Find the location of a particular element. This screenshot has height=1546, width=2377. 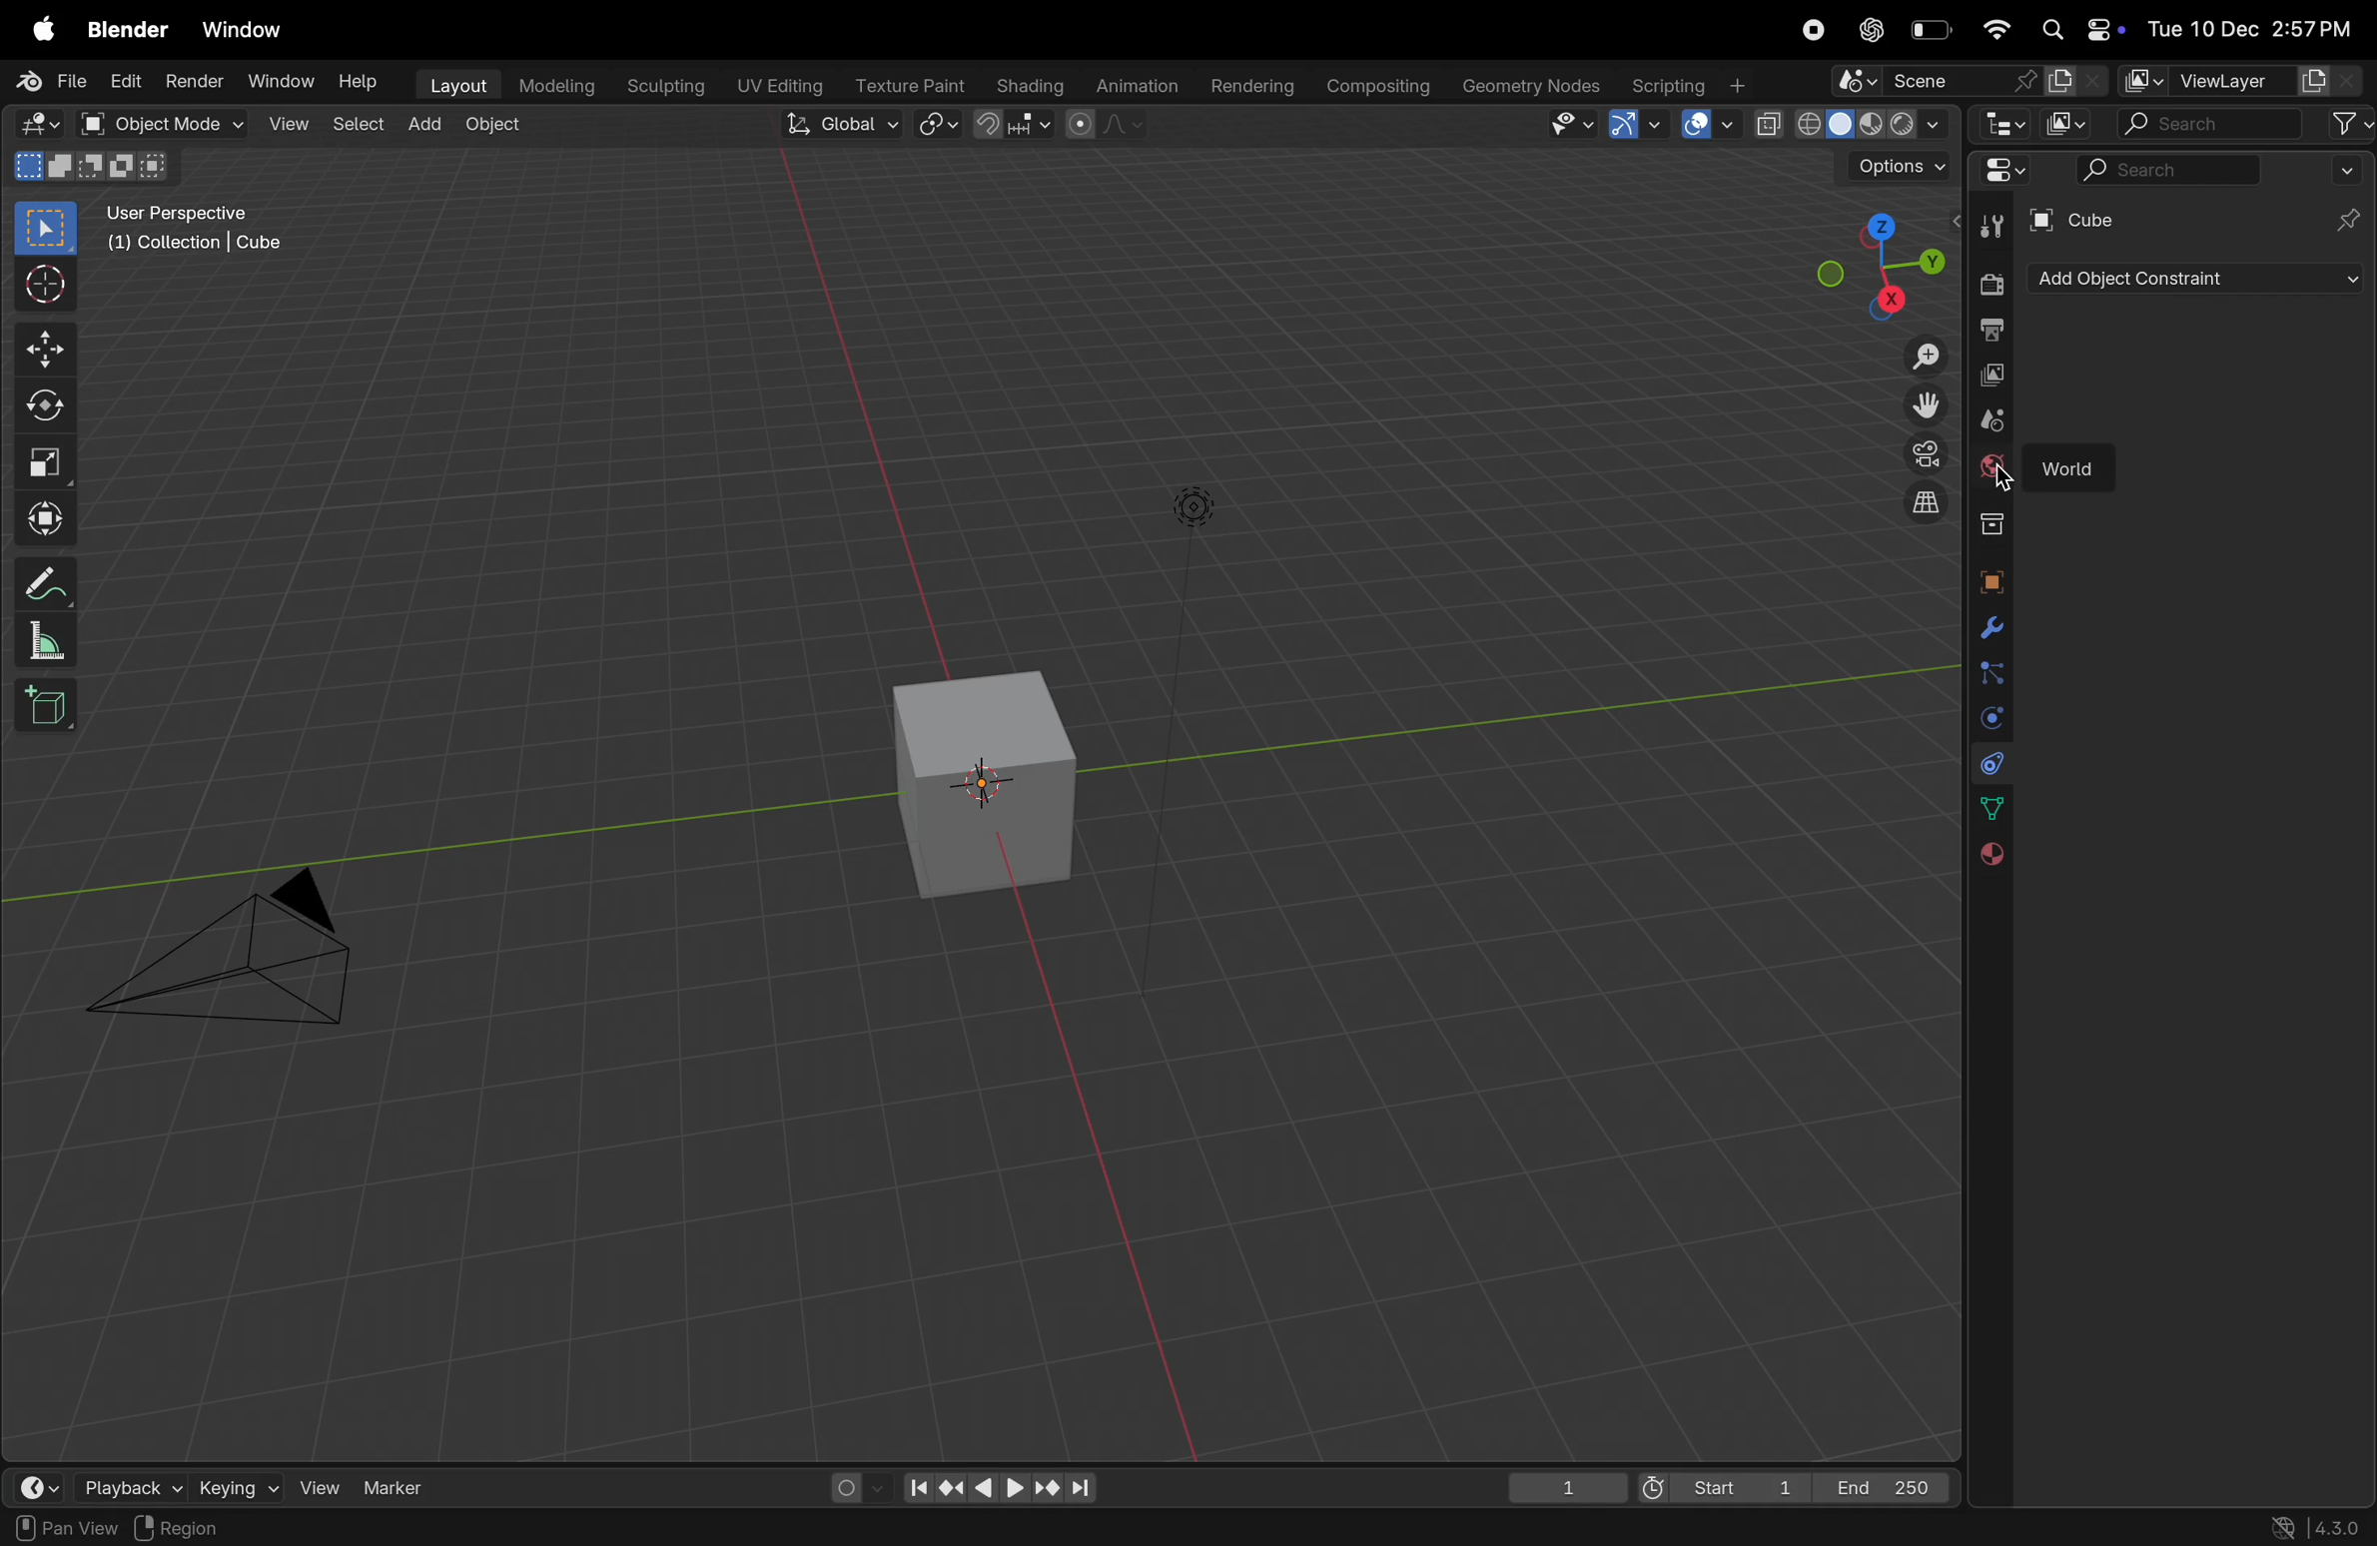

copy is located at coordinates (1991, 377).